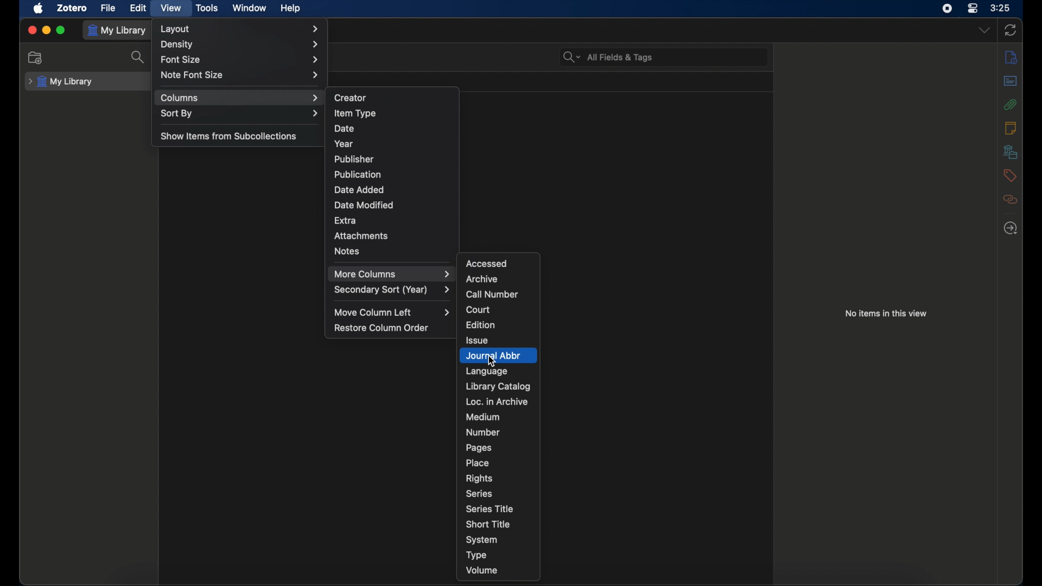 This screenshot has width=1042, height=586. What do you see at coordinates (1012, 199) in the screenshot?
I see `related` at bounding box center [1012, 199].